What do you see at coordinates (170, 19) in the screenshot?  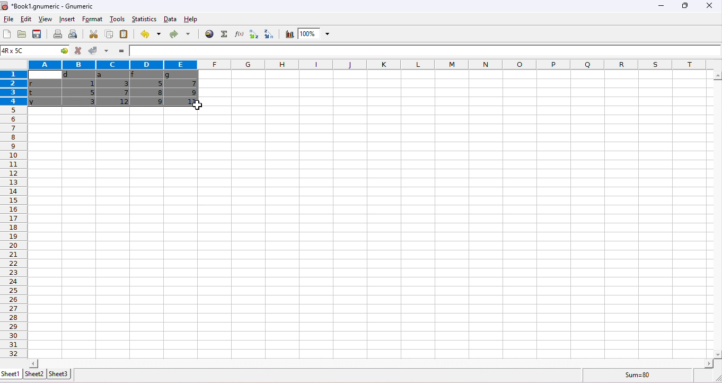 I see `data` at bounding box center [170, 19].